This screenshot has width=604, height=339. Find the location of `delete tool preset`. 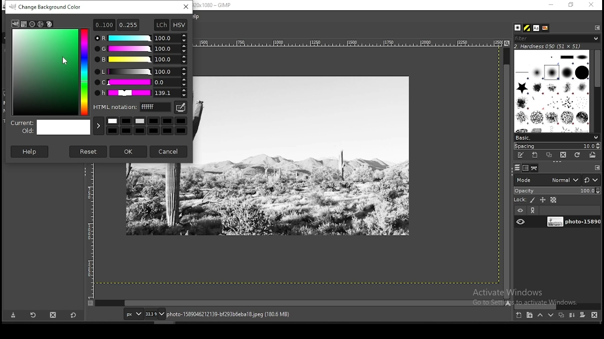

delete tool preset is located at coordinates (53, 315).